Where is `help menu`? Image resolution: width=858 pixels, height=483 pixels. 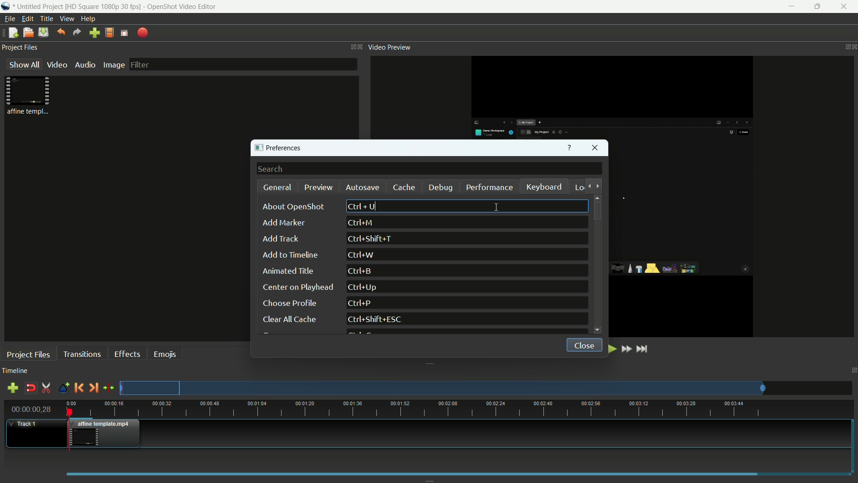 help menu is located at coordinates (89, 19).